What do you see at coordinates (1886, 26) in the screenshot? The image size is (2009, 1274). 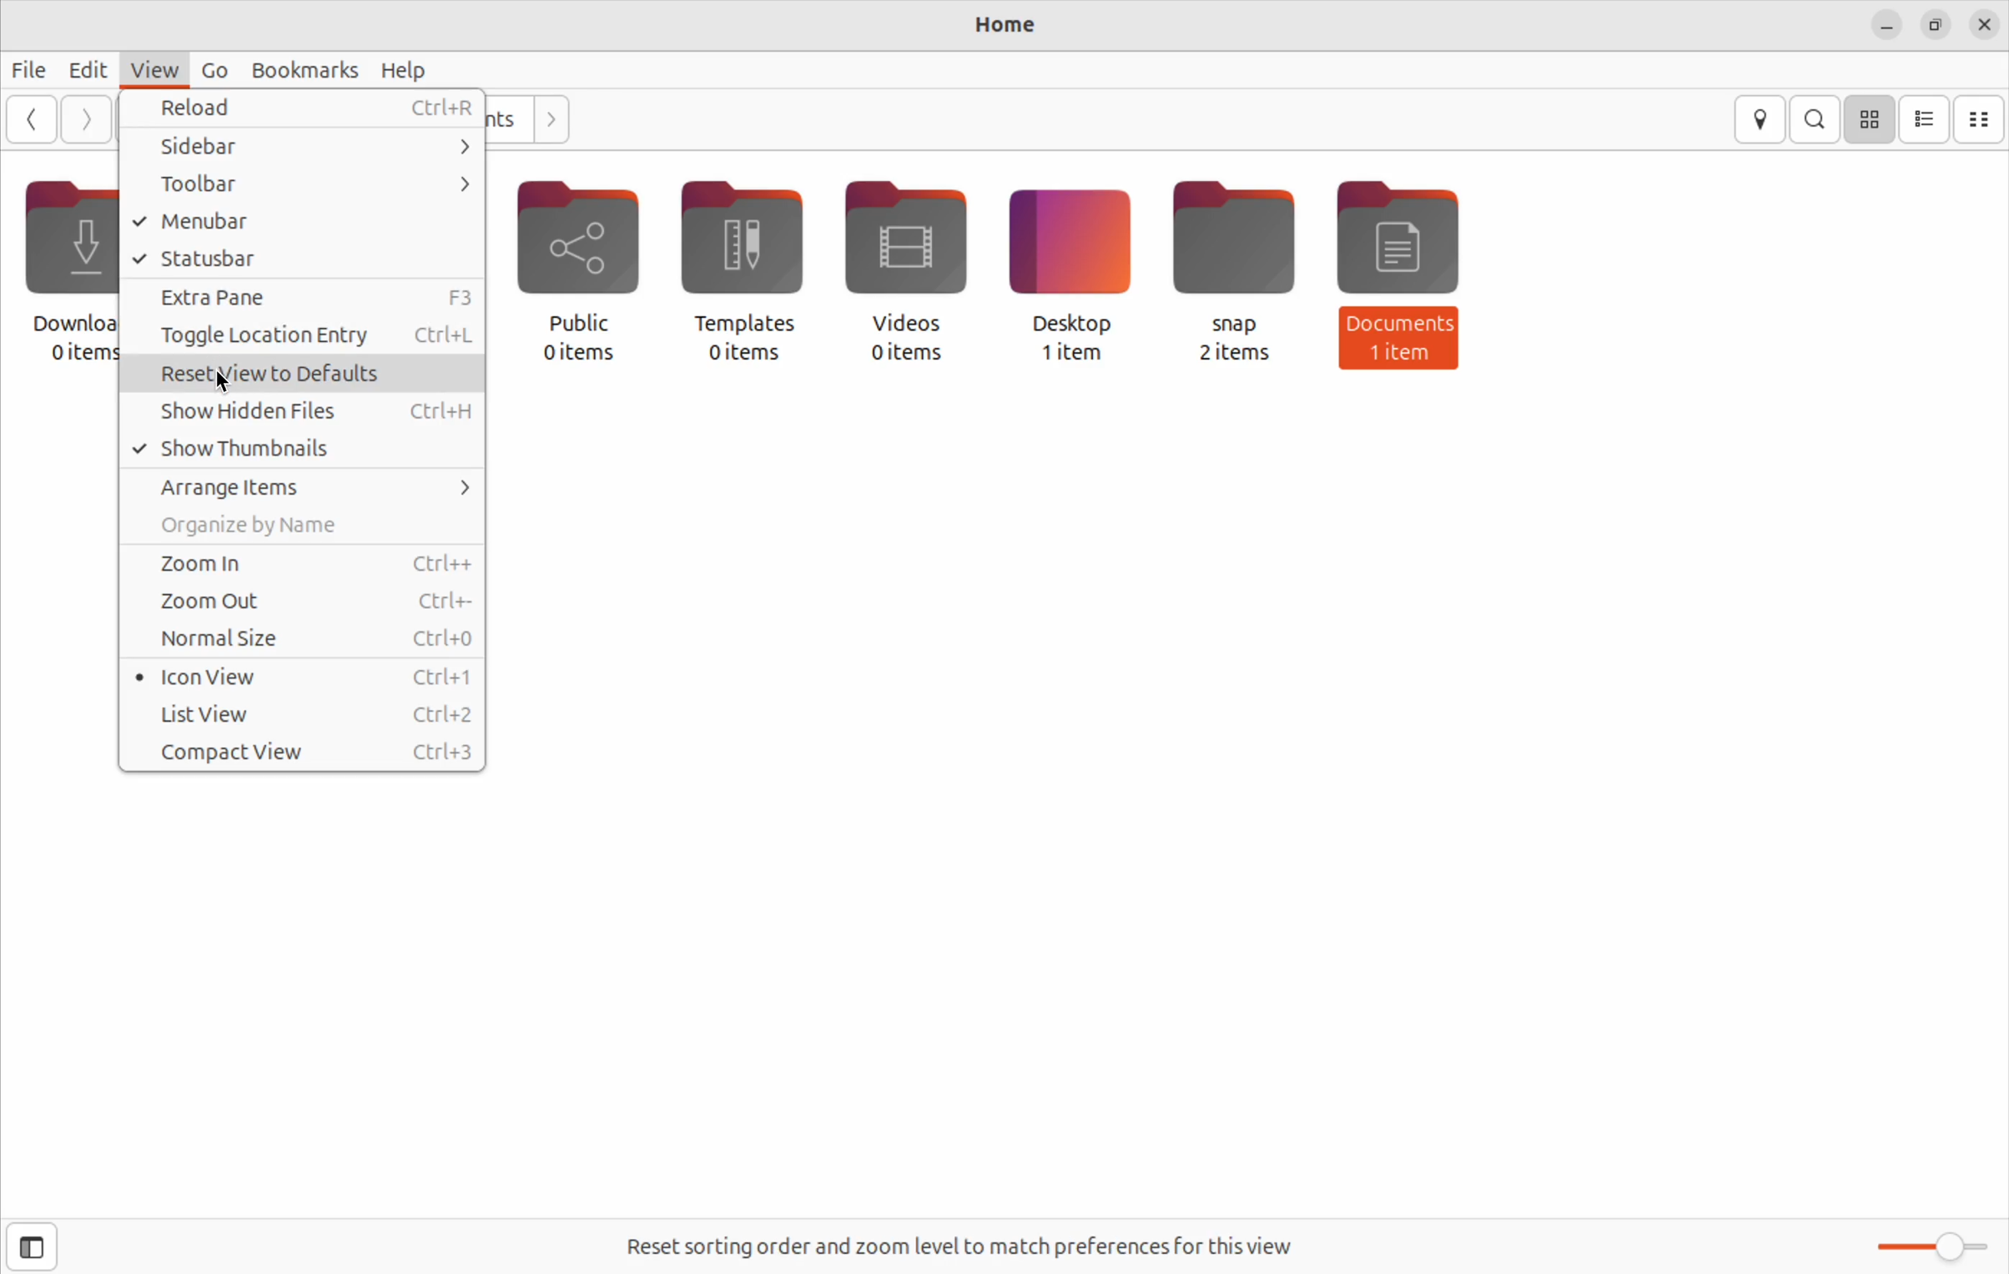 I see `minimize` at bounding box center [1886, 26].